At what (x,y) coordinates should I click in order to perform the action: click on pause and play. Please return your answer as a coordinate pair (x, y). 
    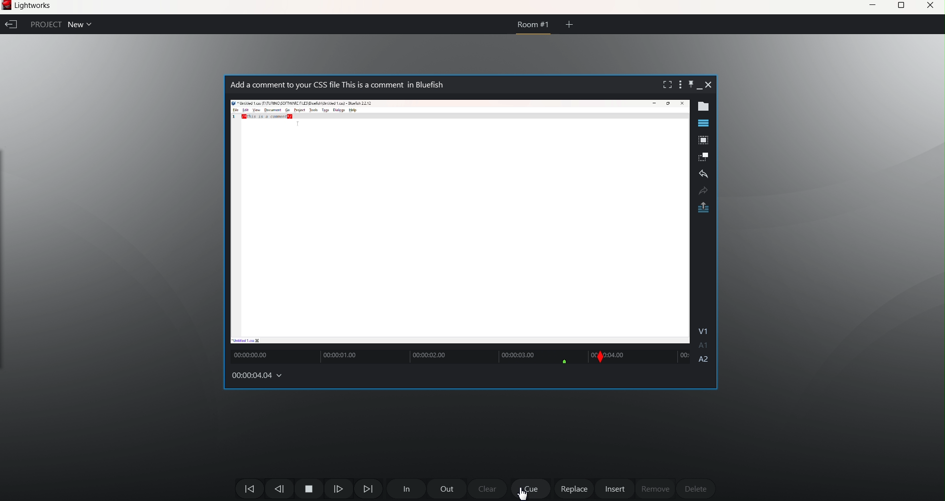
    Looking at the image, I should click on (309, 489).